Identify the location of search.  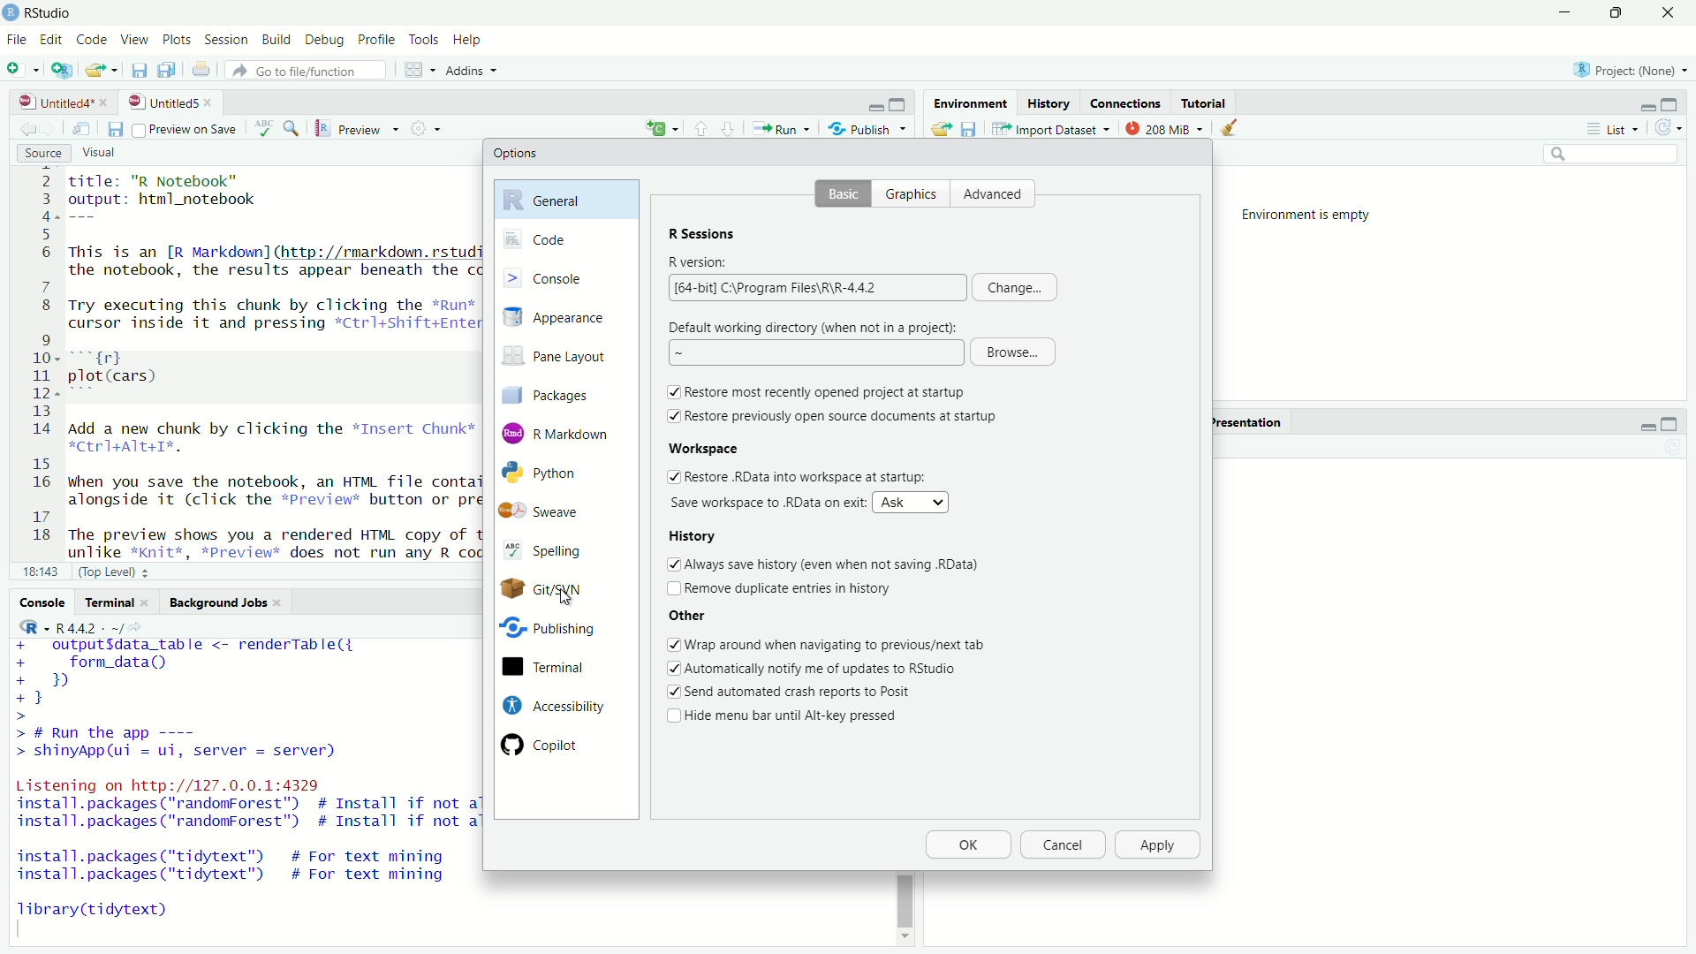
(1613, 155).